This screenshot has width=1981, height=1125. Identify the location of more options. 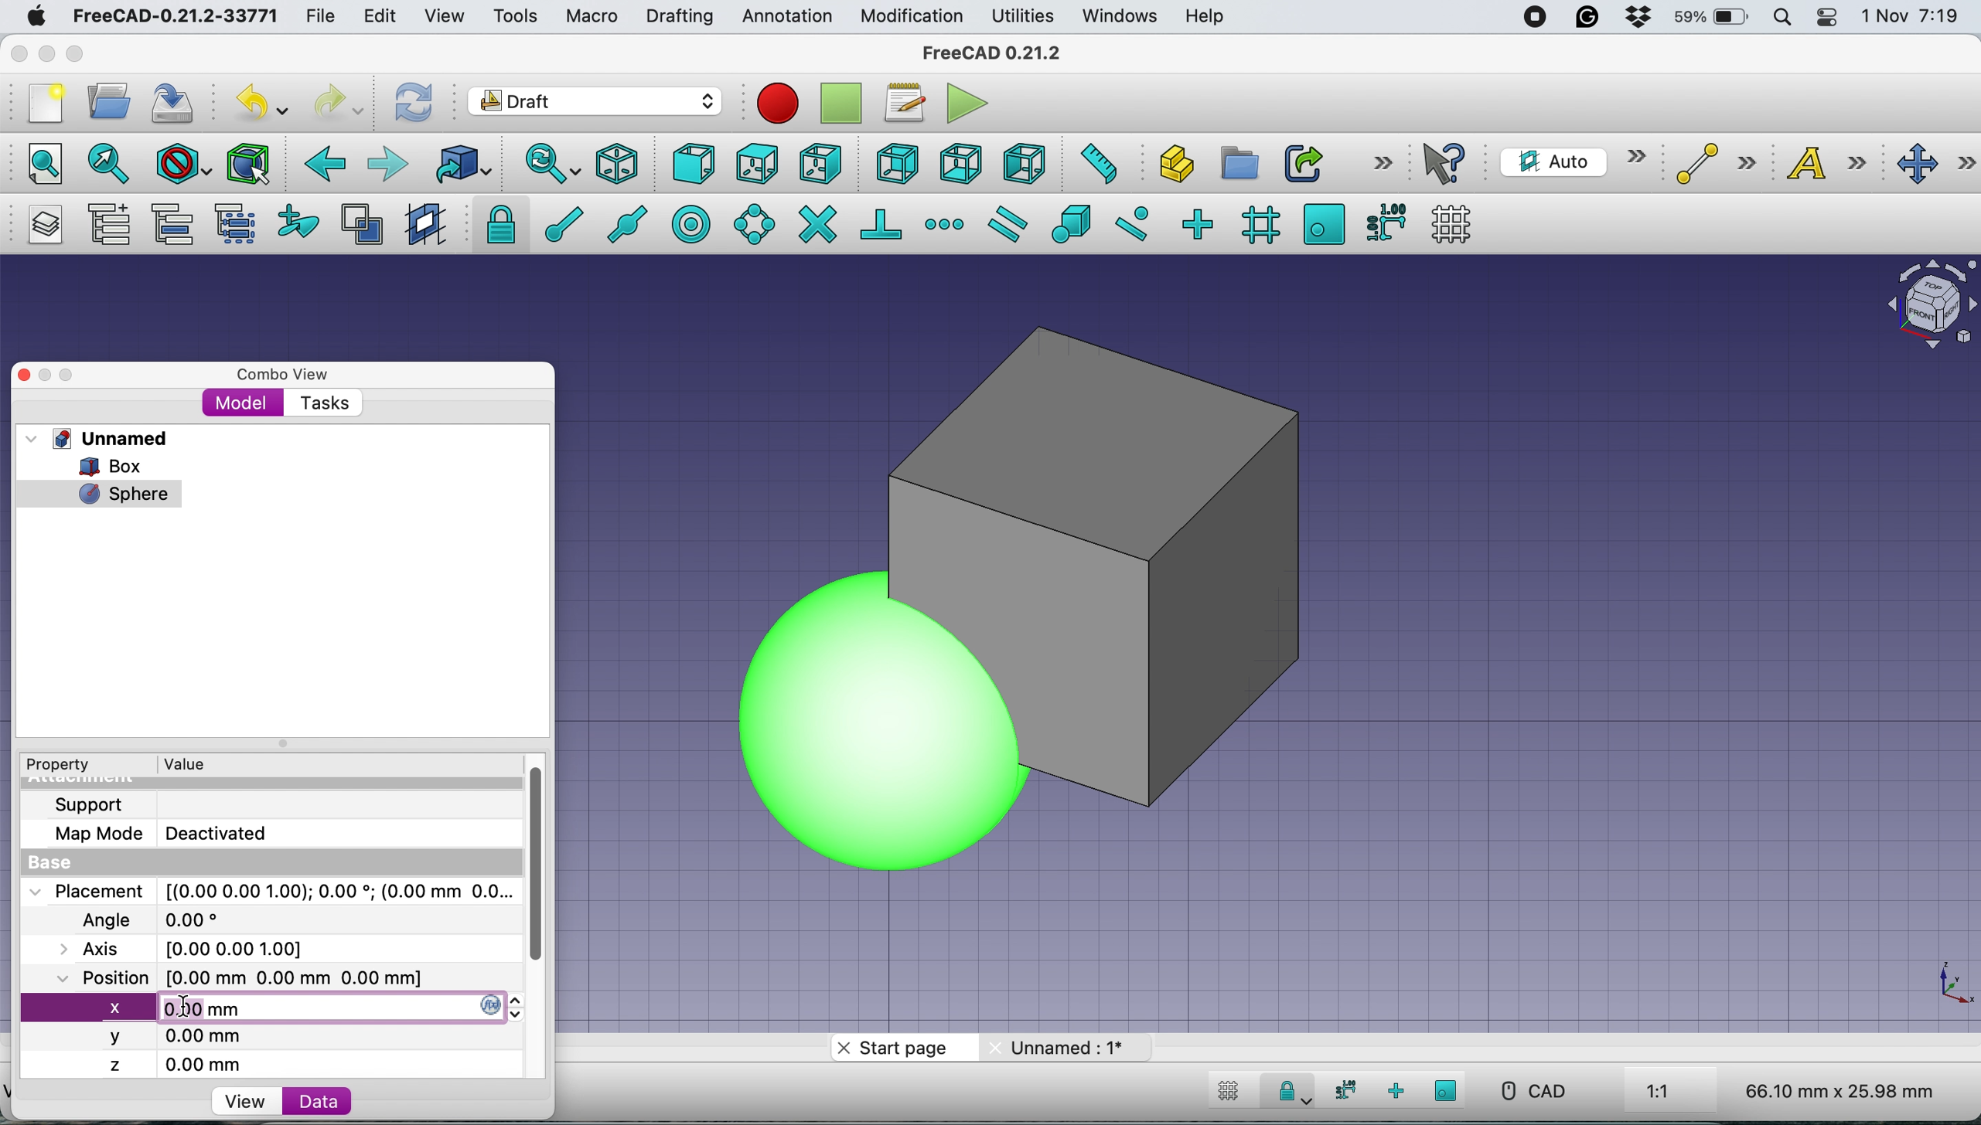
(1383, 161).